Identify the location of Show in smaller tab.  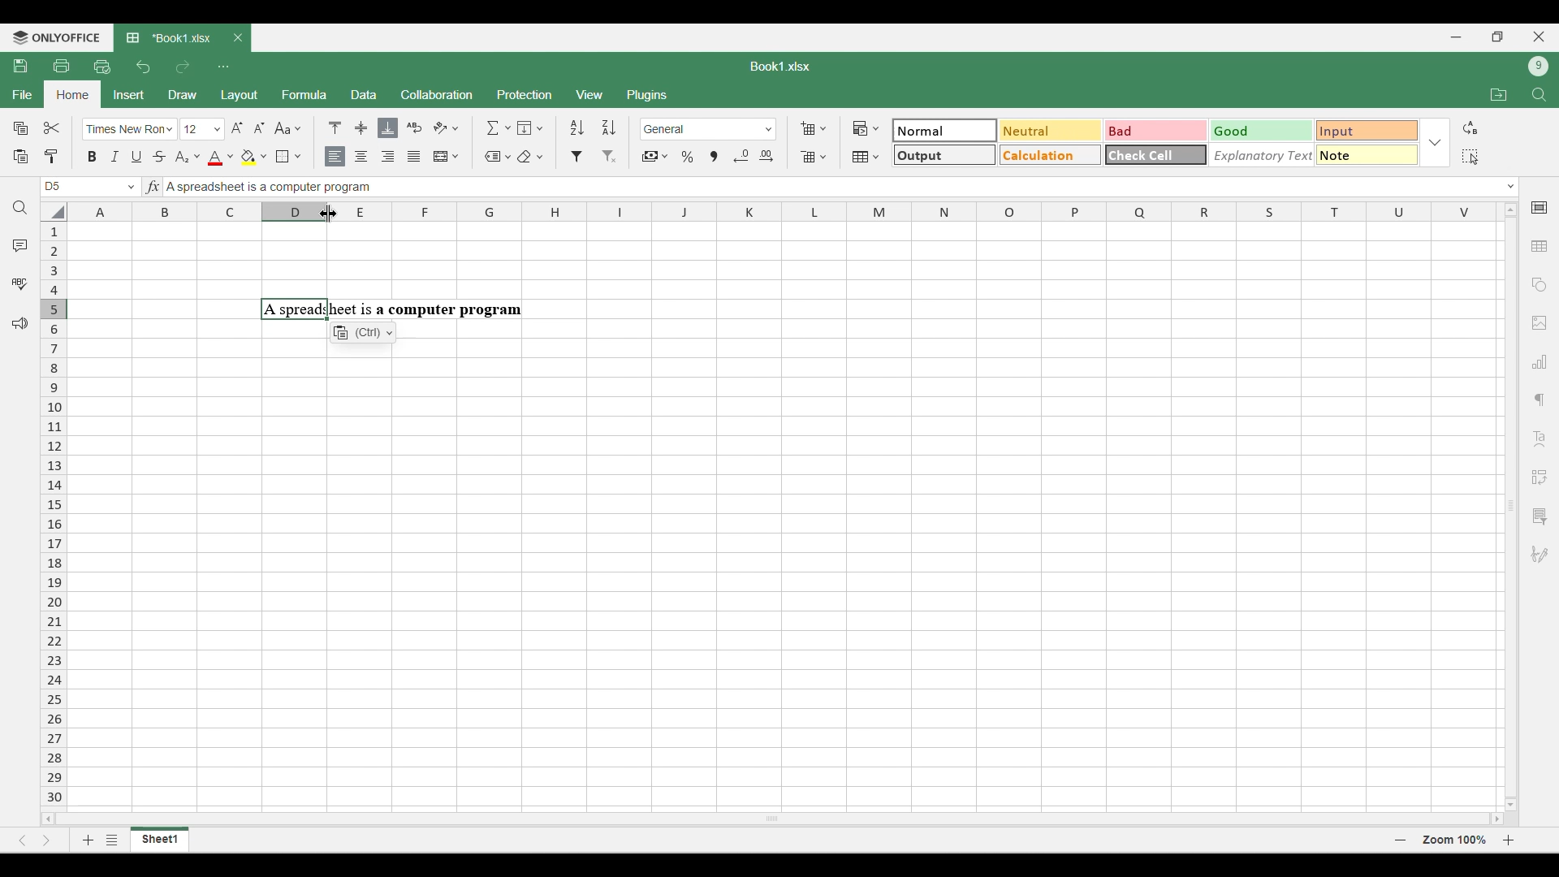
(1498, 37).